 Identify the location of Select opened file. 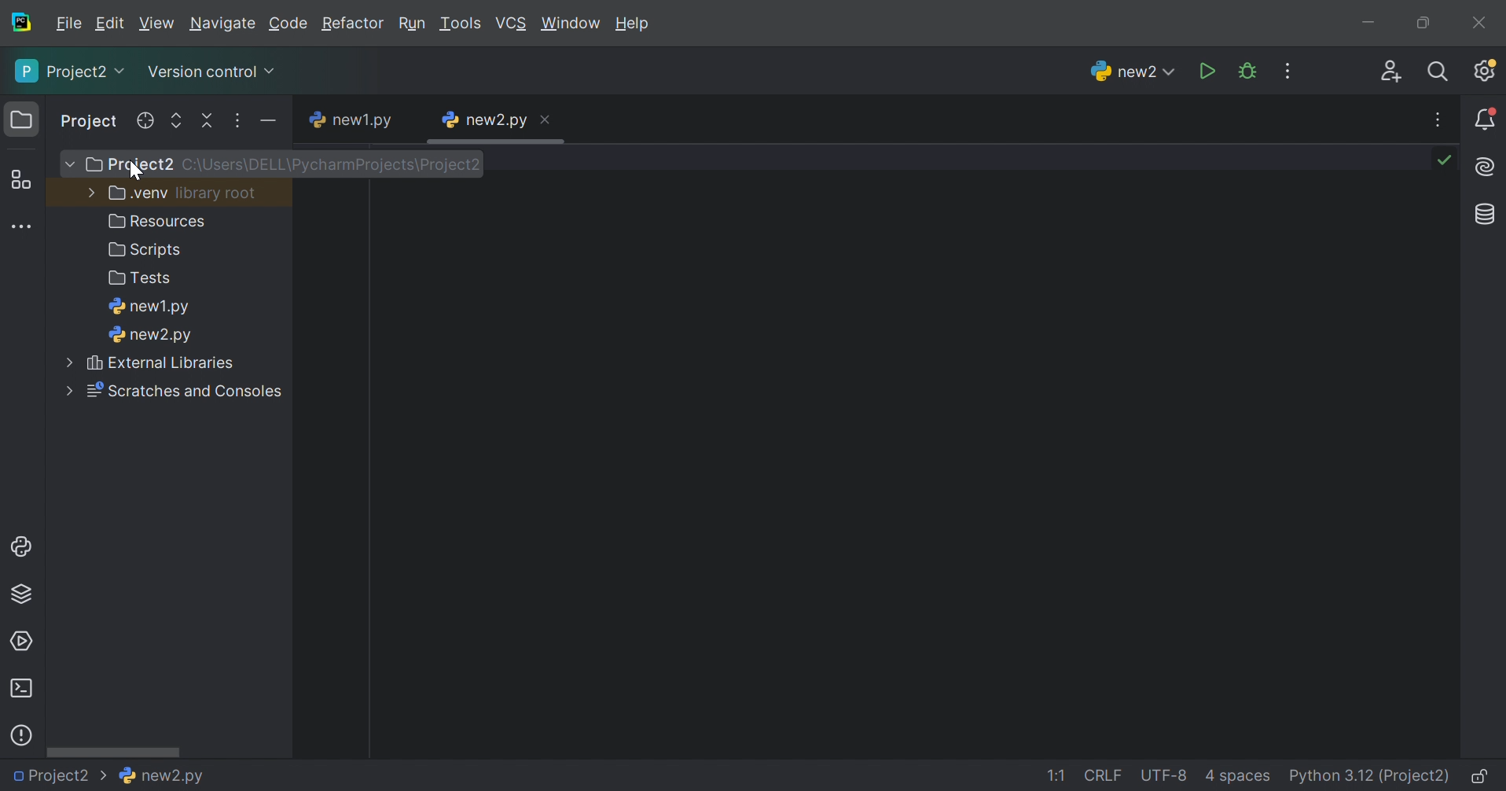
(148, 120).